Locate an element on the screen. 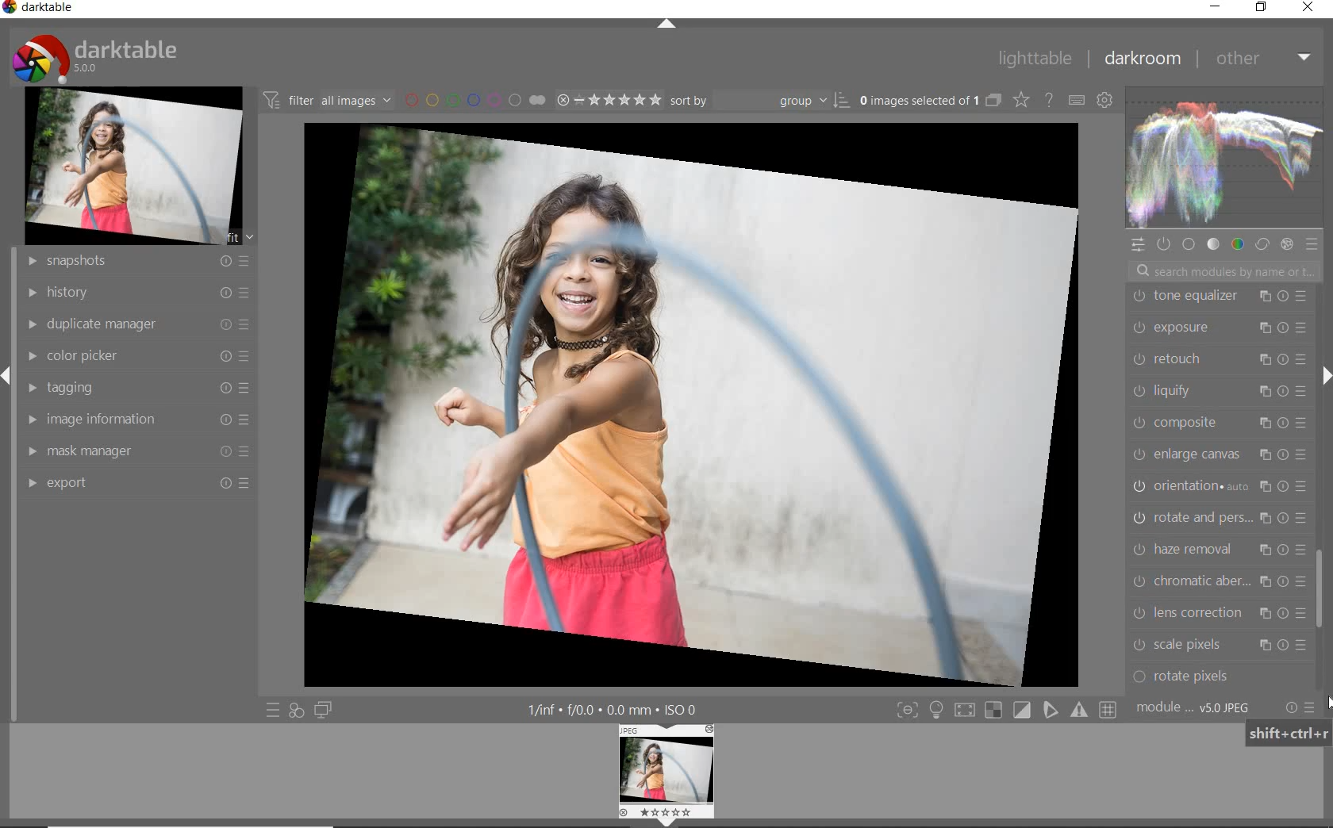  show global preference is located at coordinates (1103, 98).